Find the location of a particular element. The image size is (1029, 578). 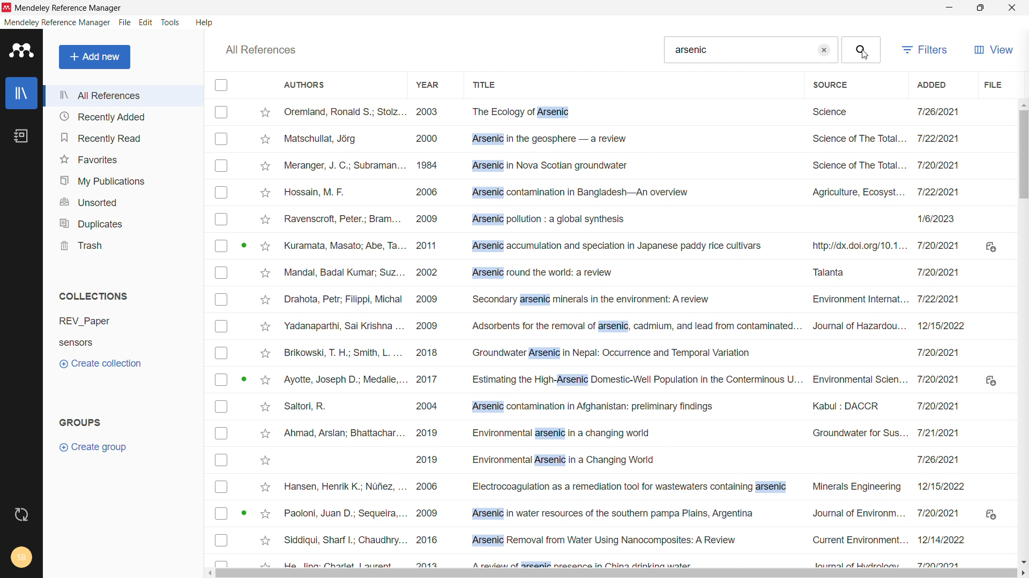

Checkbox is located at coordinates (221, 540).